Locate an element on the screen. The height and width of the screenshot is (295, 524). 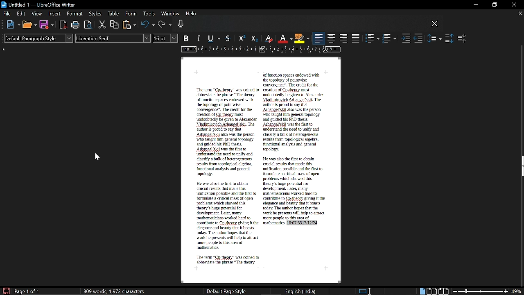
Center is located at coordinates (332, 38).